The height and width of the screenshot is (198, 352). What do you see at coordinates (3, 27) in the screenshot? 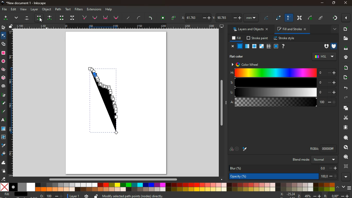
I see `select` at bounding box center [3, 27].